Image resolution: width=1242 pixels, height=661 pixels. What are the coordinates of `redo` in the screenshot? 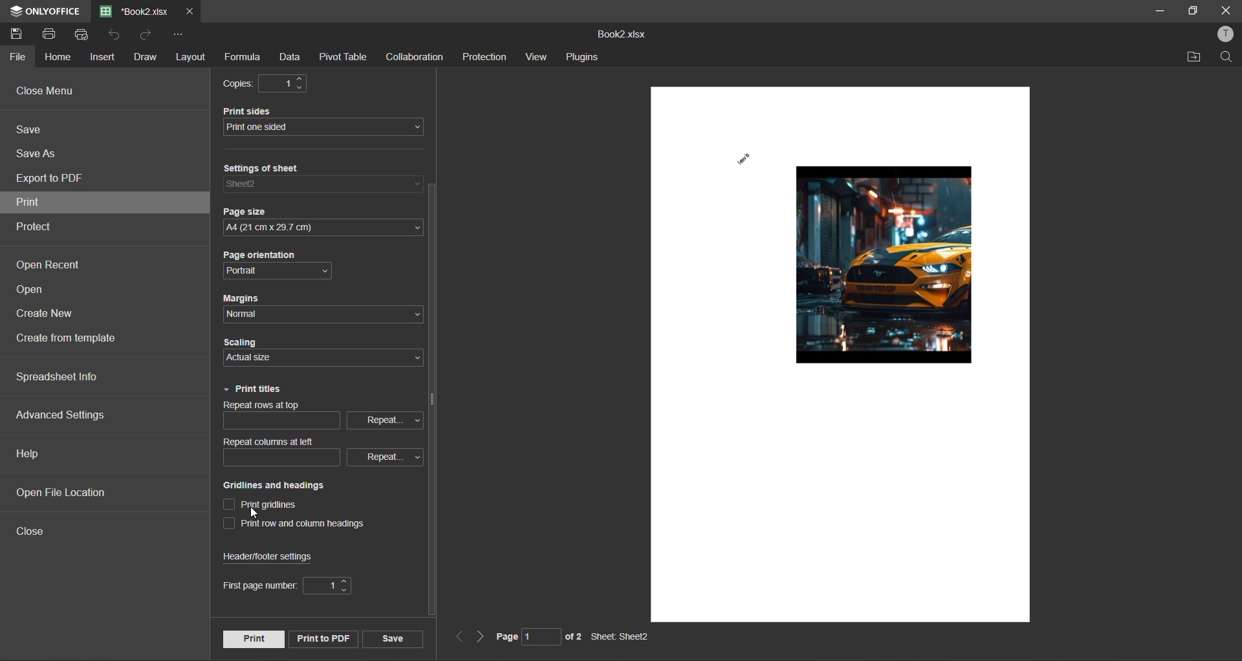 It's located at (146, 36).